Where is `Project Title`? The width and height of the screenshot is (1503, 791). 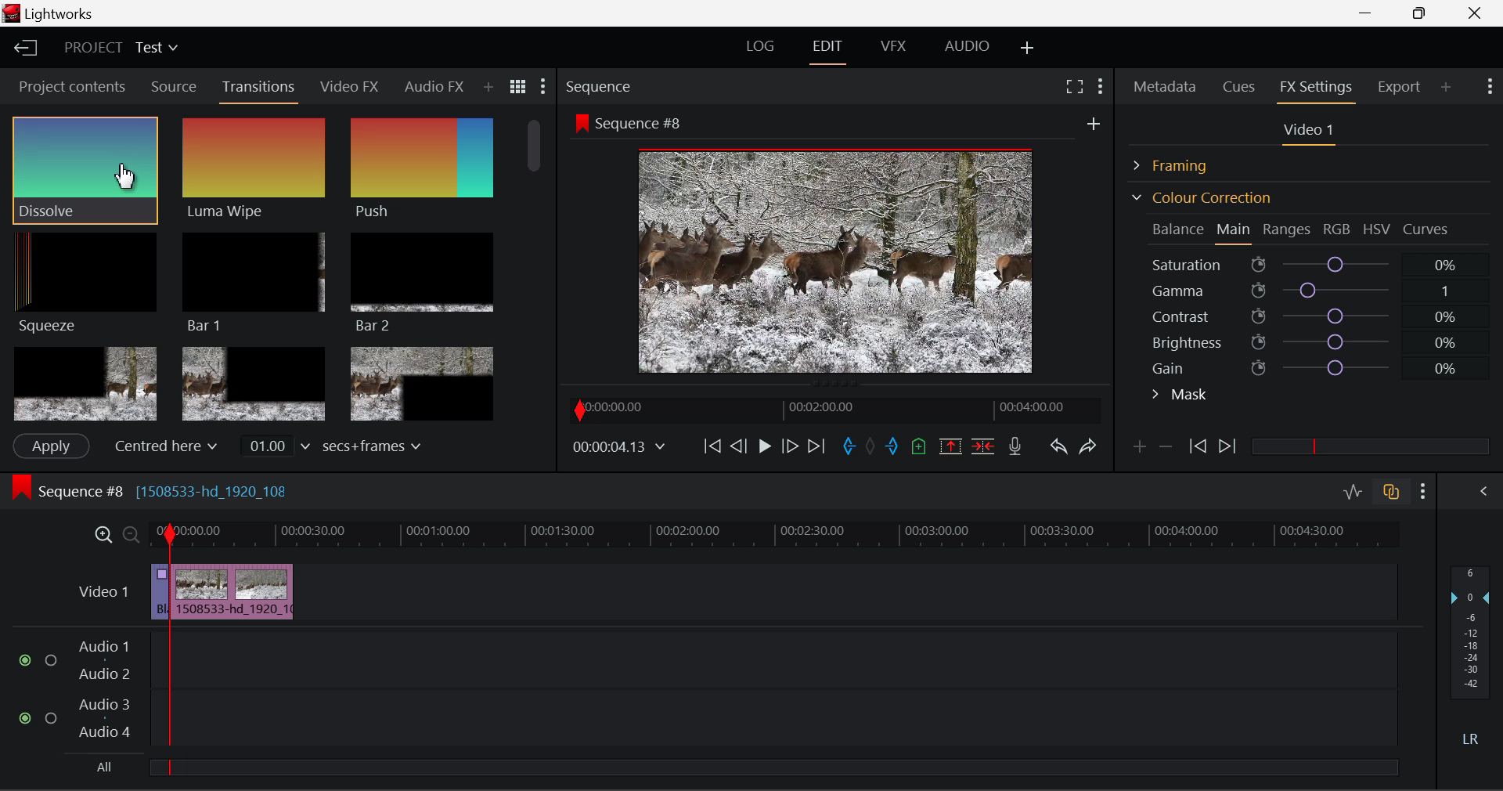 Project Title is located at coordinates (121, 49).